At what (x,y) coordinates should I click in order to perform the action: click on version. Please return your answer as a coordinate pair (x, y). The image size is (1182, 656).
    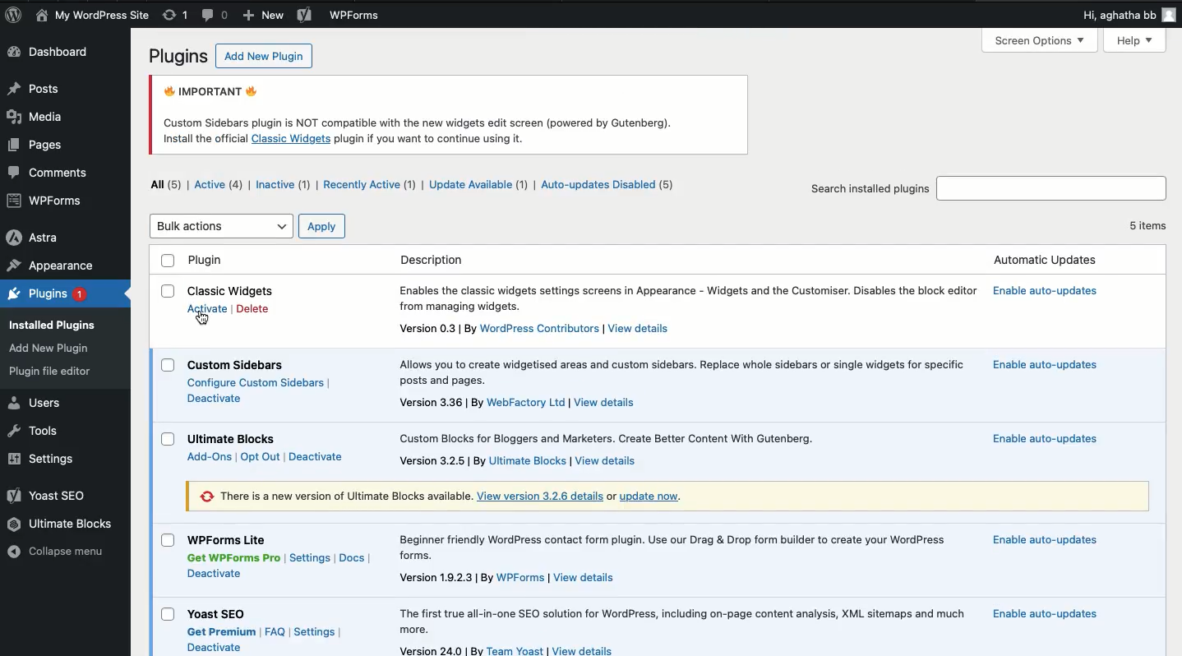
    Looking at the image, I should click on (441, 651).